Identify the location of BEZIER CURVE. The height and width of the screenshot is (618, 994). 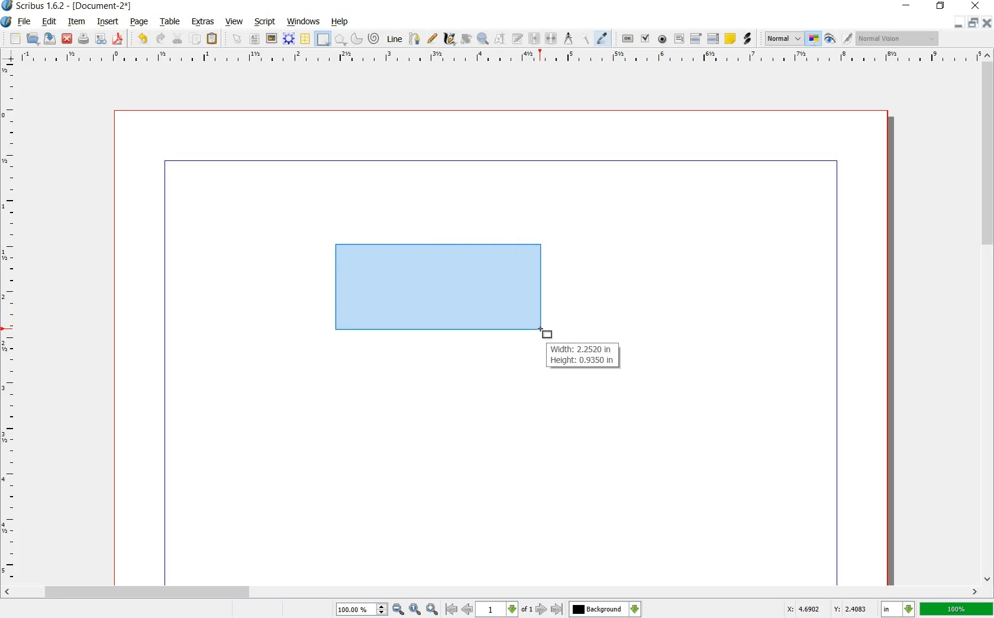
(416, 39).